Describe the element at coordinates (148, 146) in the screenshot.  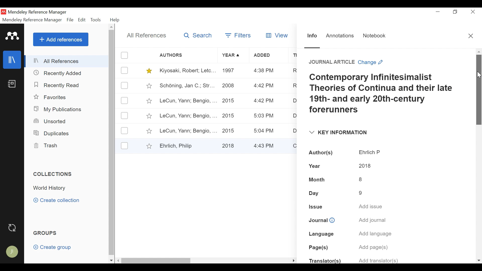
I see `(un)select favorite` at that location.